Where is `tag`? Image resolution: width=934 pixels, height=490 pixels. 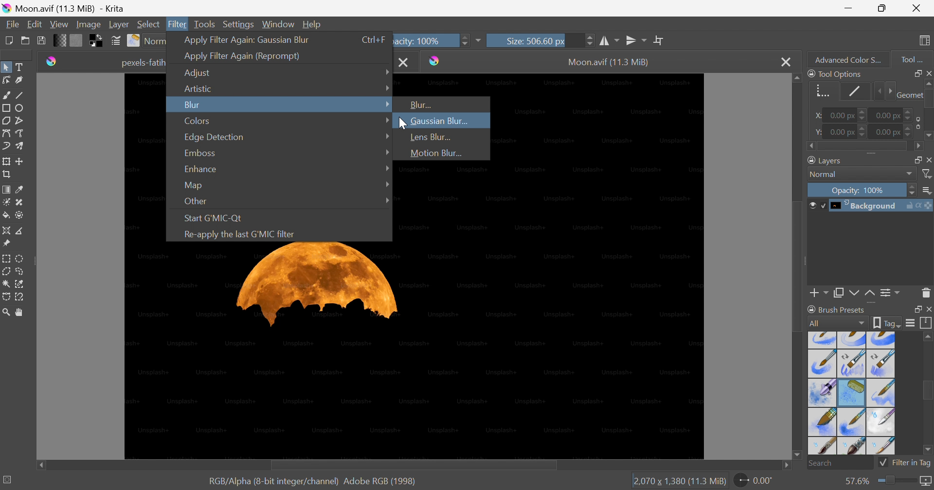 tag is located at coordinates (887, 323).